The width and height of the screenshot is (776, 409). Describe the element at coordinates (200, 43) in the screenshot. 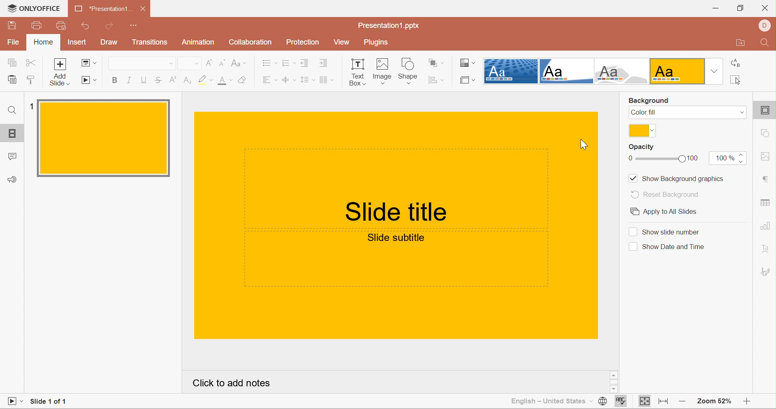

I see `Animation` at that location.